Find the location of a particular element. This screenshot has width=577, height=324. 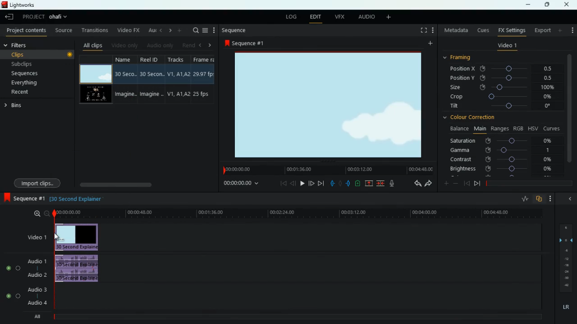

video only is located at coordinates (124, 45).